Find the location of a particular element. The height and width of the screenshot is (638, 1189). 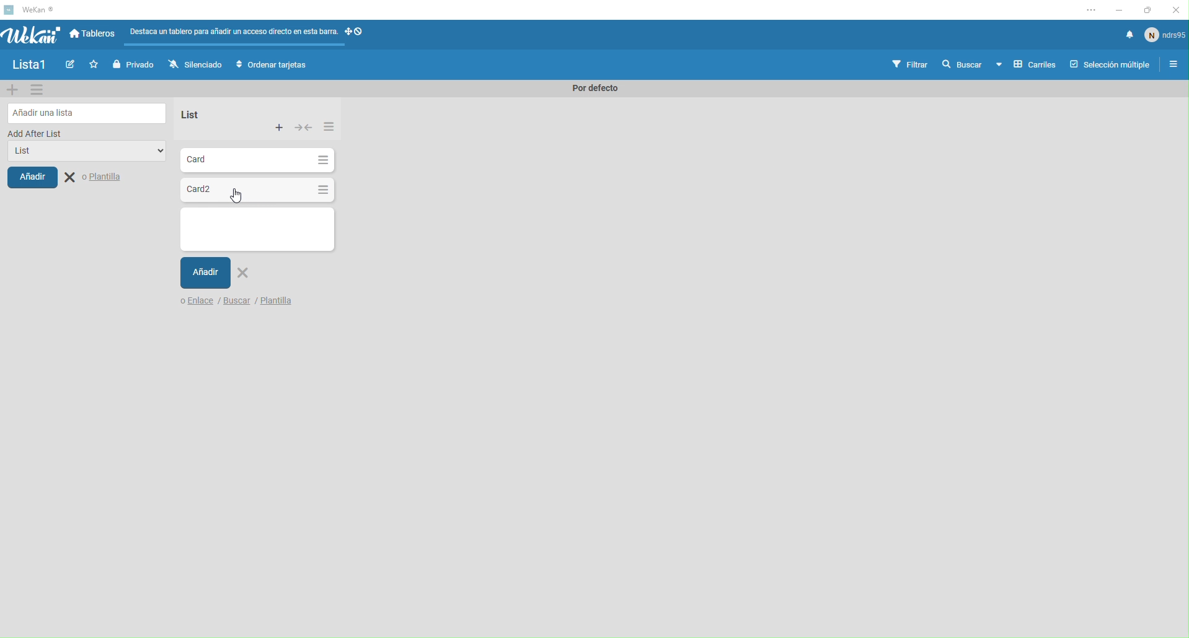

Options is located at coordinates (322, 160).